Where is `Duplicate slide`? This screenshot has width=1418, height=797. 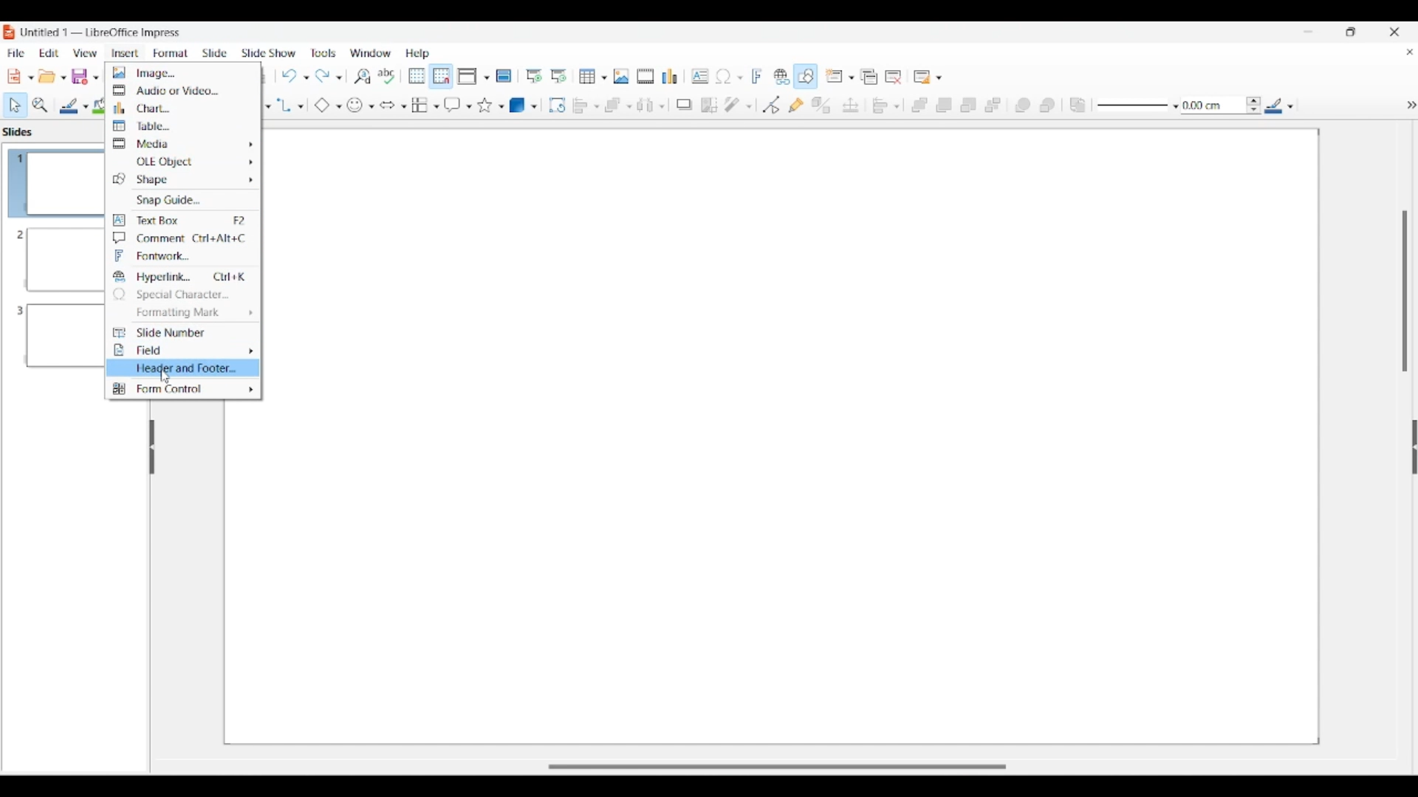 Duplicate slide is located at coordinates (869, 77).